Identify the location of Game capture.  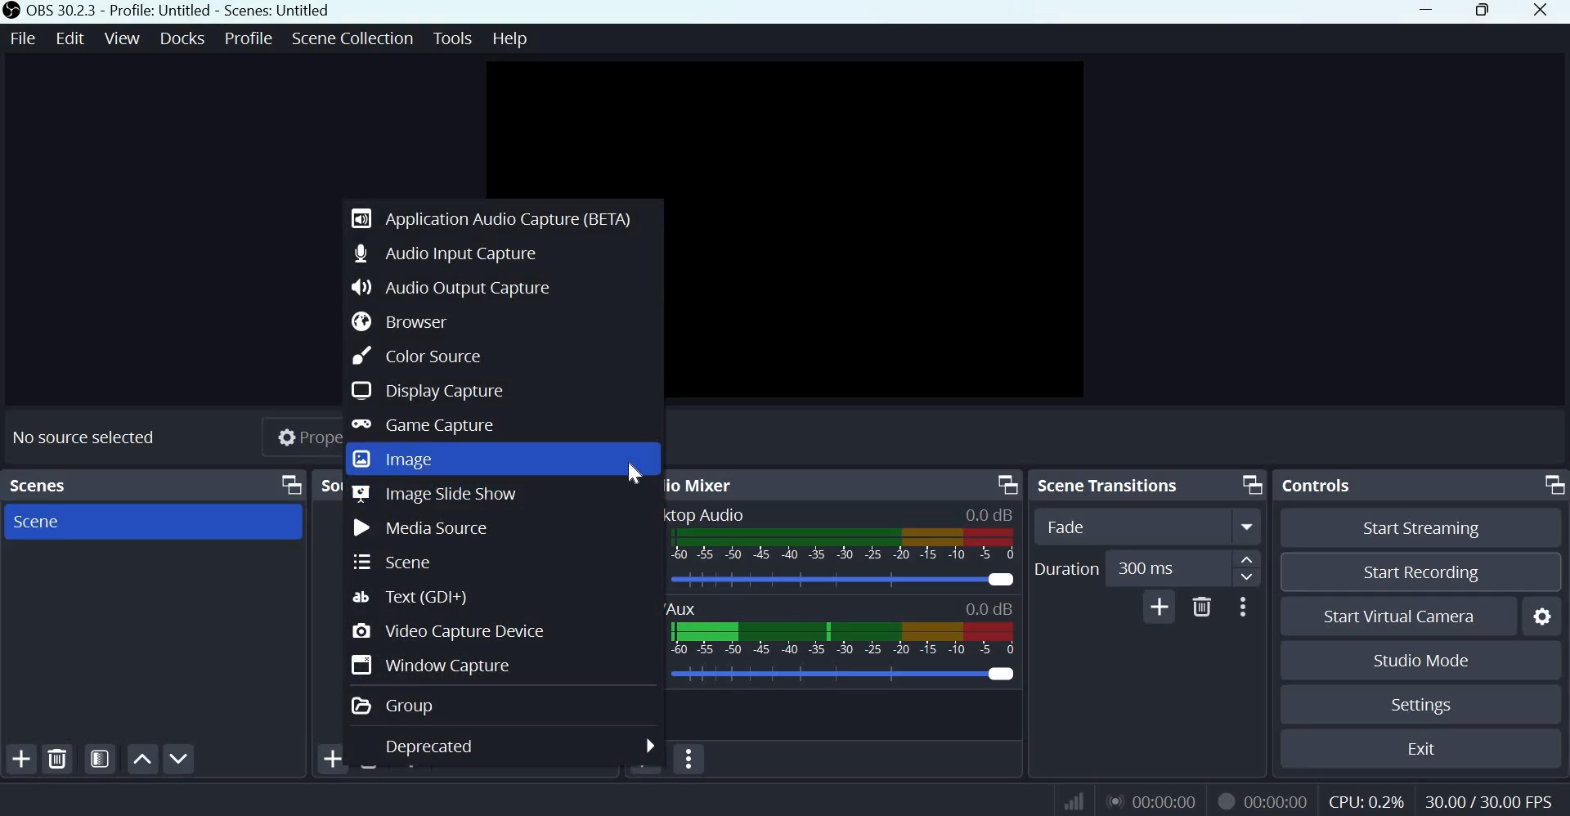
(422, 425).